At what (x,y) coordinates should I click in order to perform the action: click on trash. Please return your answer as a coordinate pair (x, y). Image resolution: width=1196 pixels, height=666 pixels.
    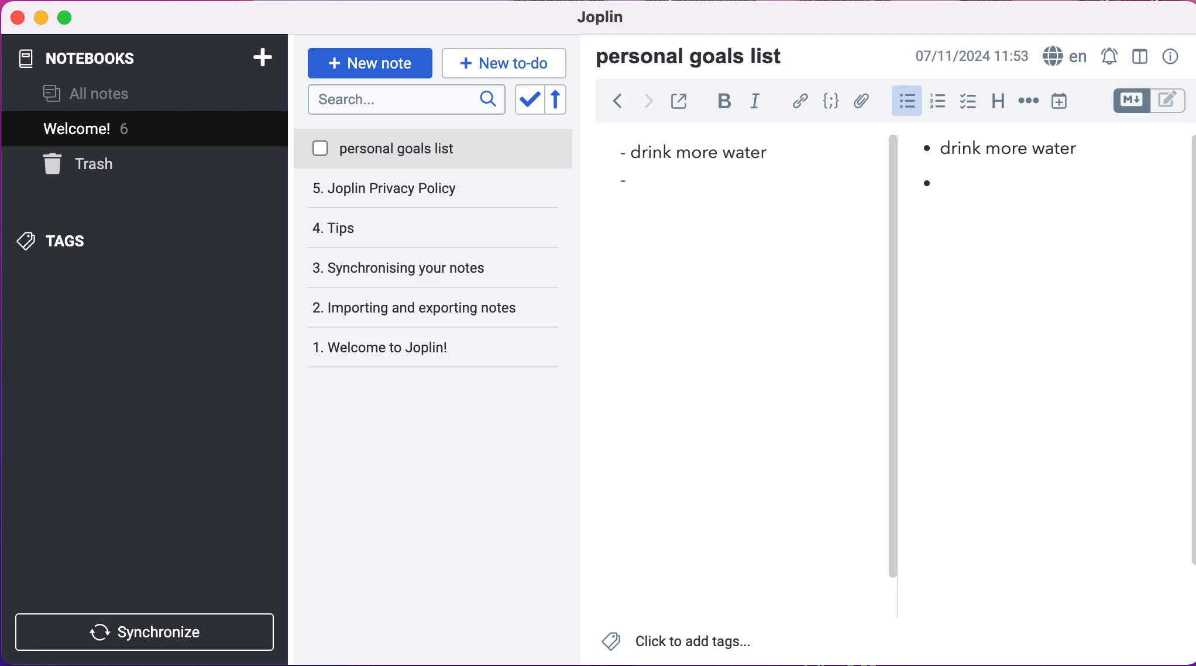
    Looking at the image, I should click on (108, 164).